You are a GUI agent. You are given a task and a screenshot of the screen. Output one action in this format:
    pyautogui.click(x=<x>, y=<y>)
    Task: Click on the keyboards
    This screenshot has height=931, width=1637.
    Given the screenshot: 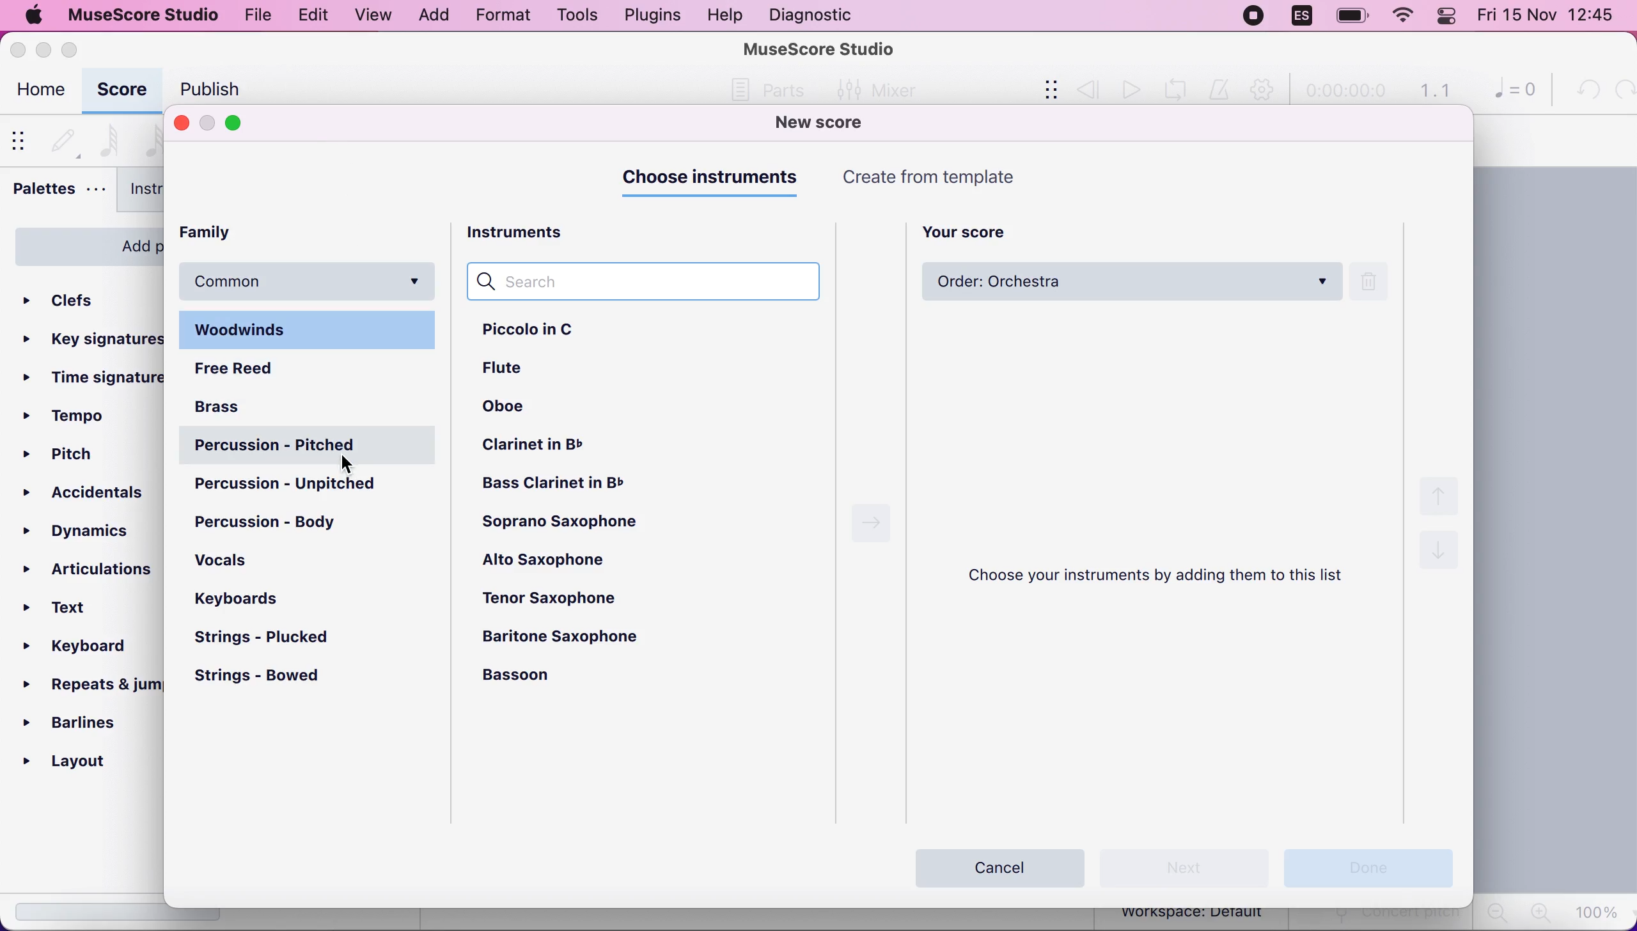 What is the action you would take?
    pyautogui.click(x=239, y=600)
    